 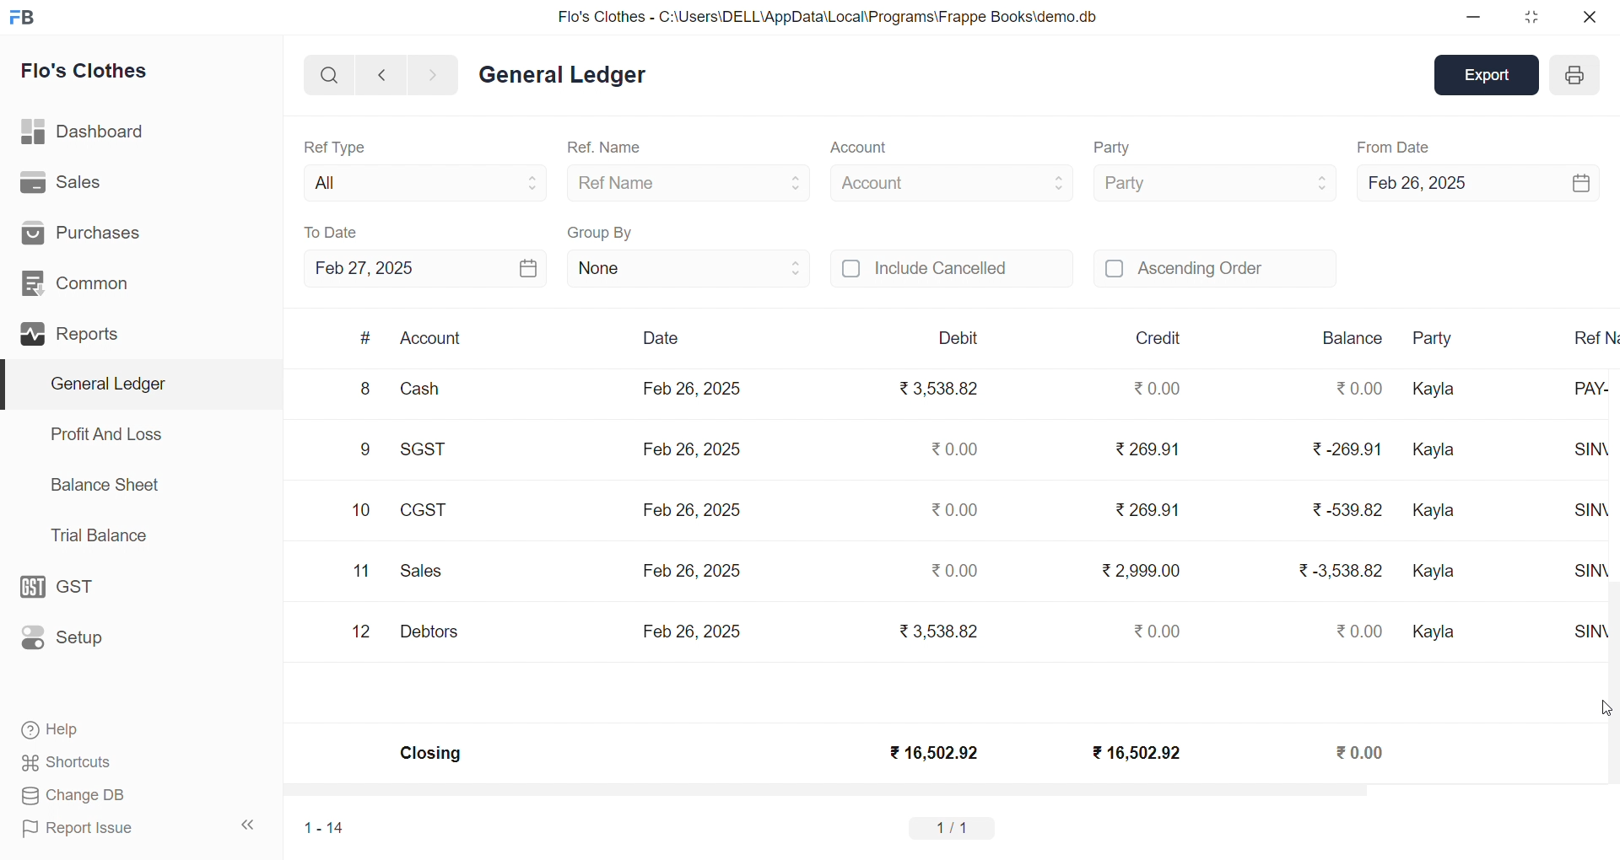 What do you see at coordinates (1133, 751) in the screenshot?
I see `₹ 16,502.92` at bounding box center [1133, 751].